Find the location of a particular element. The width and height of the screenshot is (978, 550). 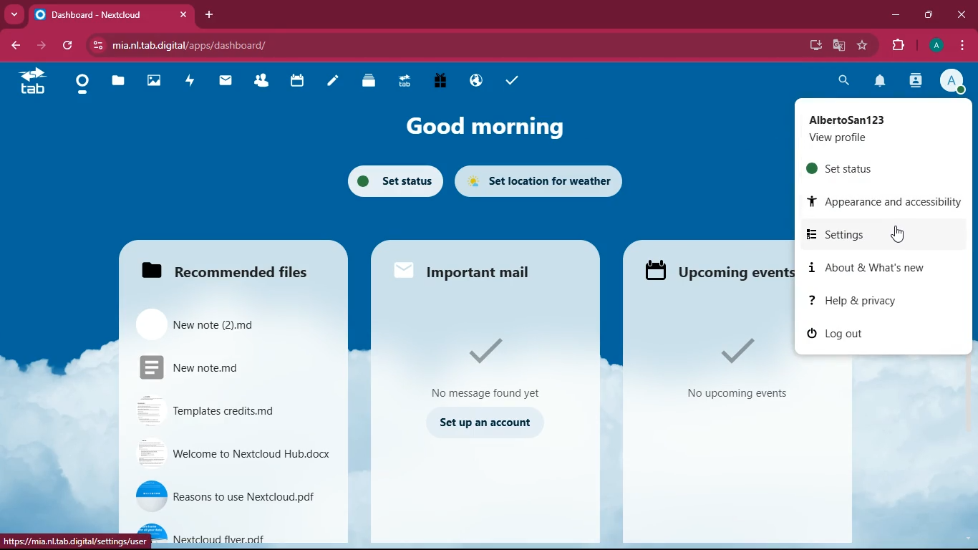

Deck is located at coordinates (366, 82).